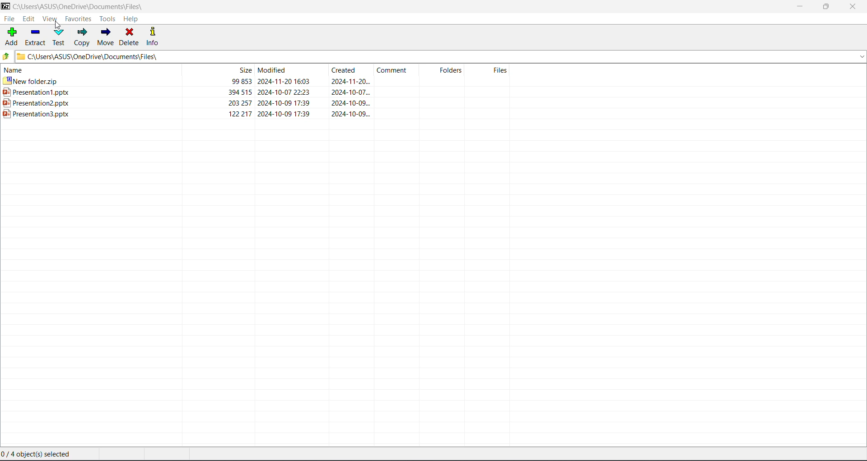  What do you see at coordinates (257, 114) in the screenshot?
I see `ppt 3` at bounding box center [257, 114].